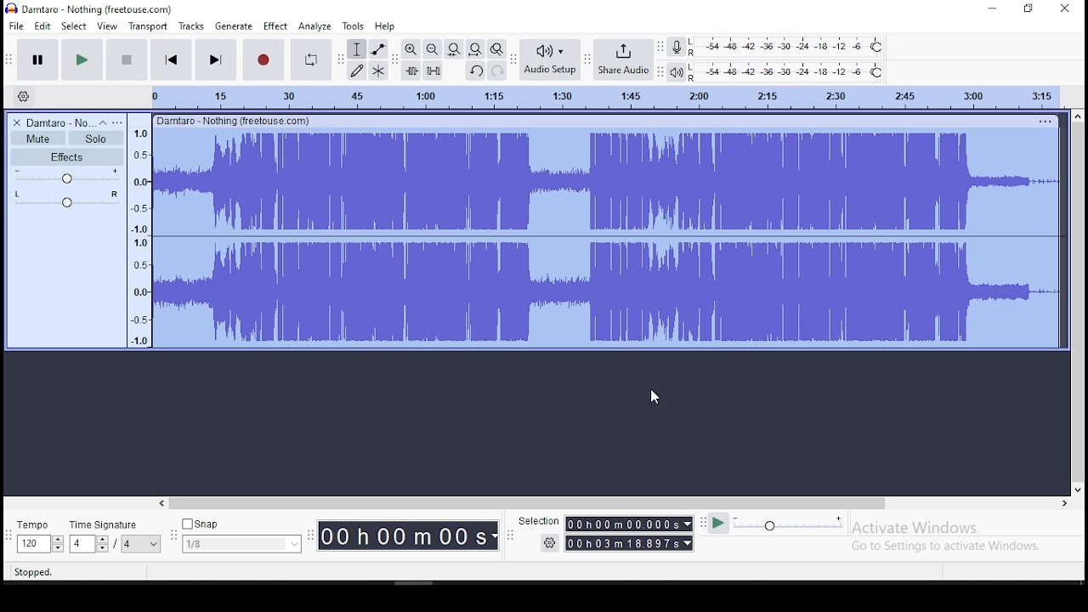 Image resolution: width=1088 pixels, height=612 pixels. What do you see at coordinates (536, 518) in the screenshot?
I see `selection` at bounding box center [536, 518].